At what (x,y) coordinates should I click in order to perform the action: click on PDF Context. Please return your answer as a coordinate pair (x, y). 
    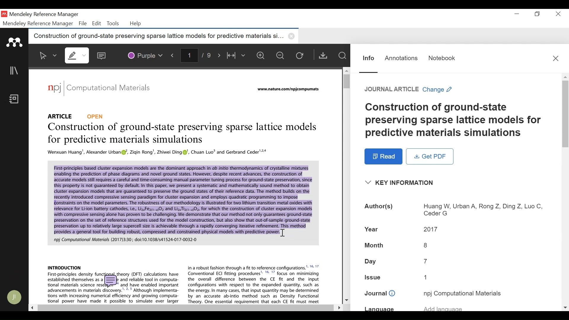
    Looking at the image, I should click on (65, 267).